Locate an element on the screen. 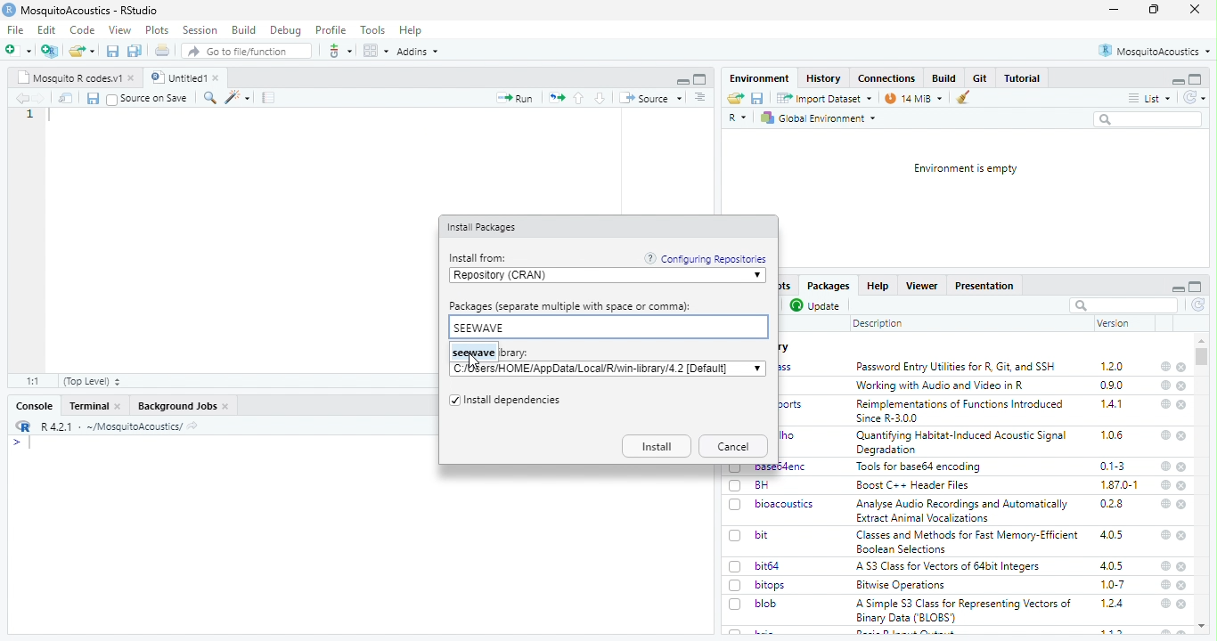 This screenshot has height=641, width=1217. checkbox is located at coordinates (735, 604).